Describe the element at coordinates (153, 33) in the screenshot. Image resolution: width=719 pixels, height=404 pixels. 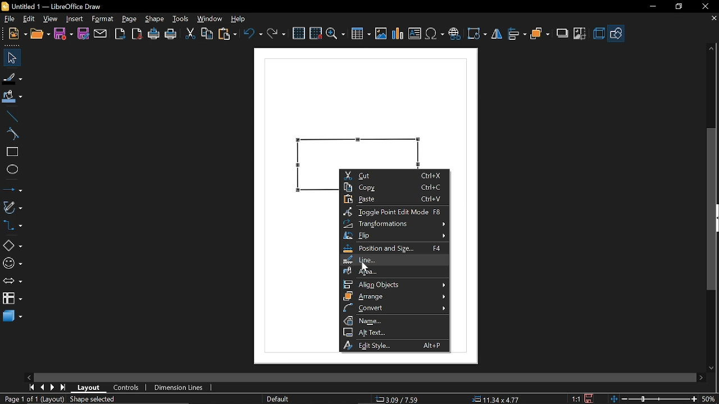
I see `print directly` at that location.